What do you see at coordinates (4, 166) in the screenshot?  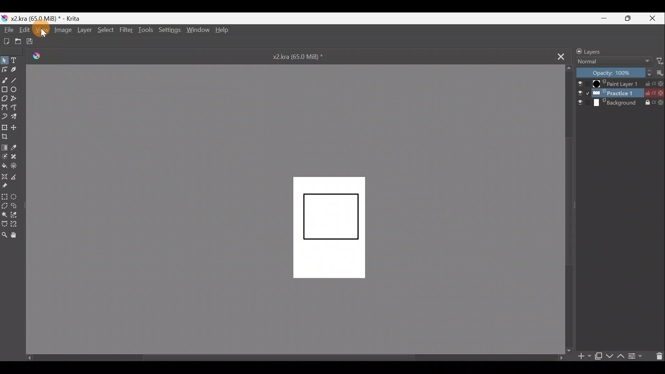 I see `Fill a contiguous area of colour with colour/fill a selection` at bounding box center [4, 166].